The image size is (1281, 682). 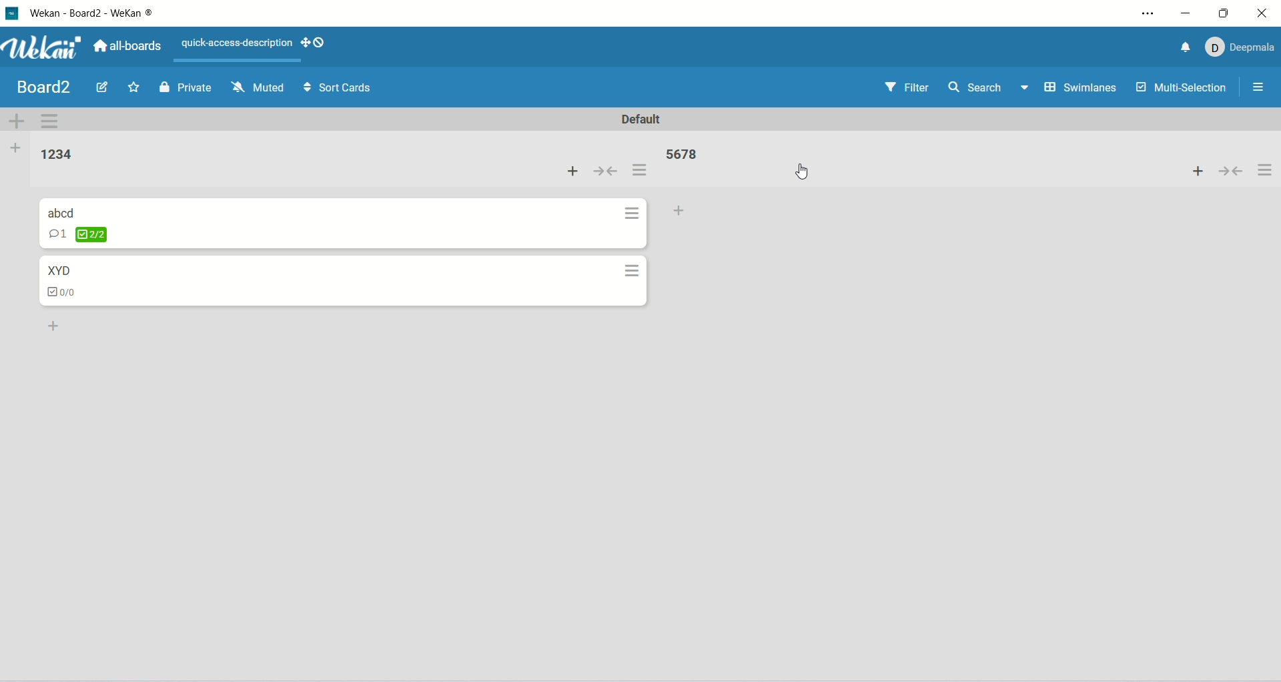 What do you see at coordinates (605, 172) in the screenshot?
I see `collapse` at bounding box center [605, 172].